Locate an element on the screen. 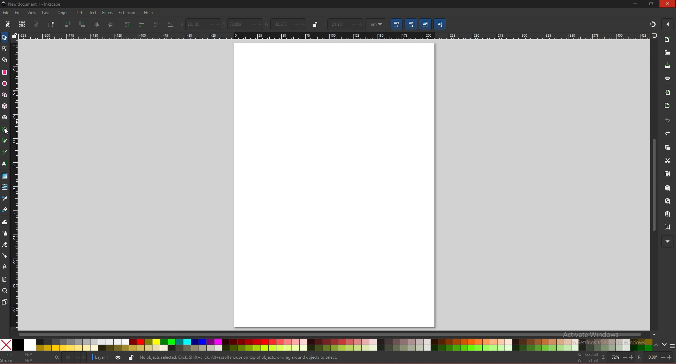 The height and width of the screenshot is (364, 676). lower selection to bottom is located at coordinates (170, 24).